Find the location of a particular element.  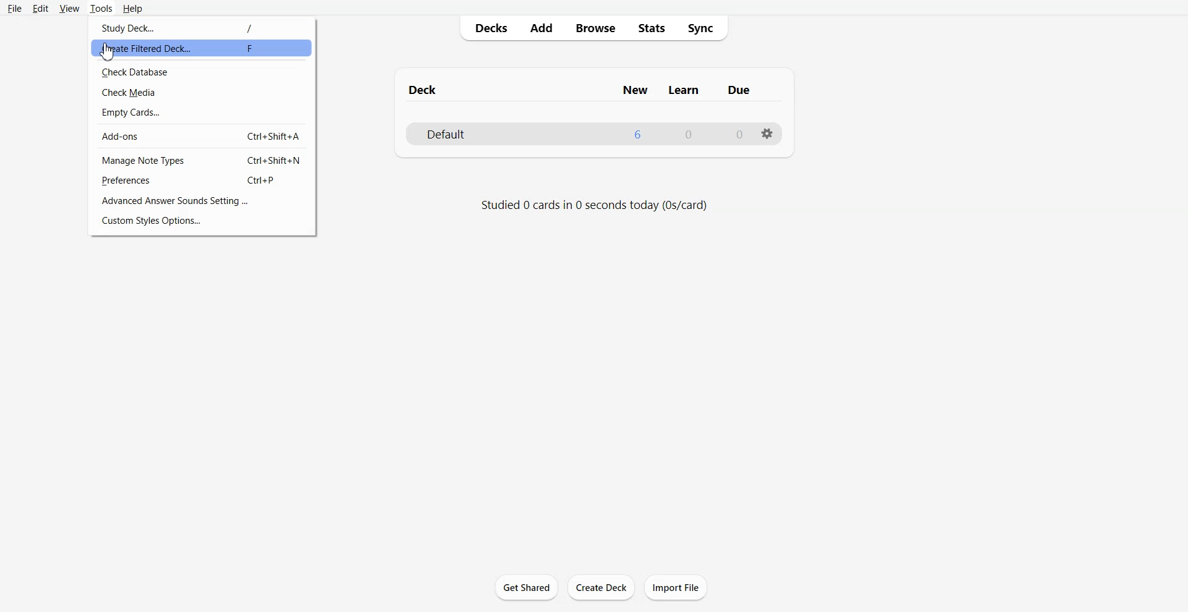

Empty Cards is located at coordinates (202, 111).